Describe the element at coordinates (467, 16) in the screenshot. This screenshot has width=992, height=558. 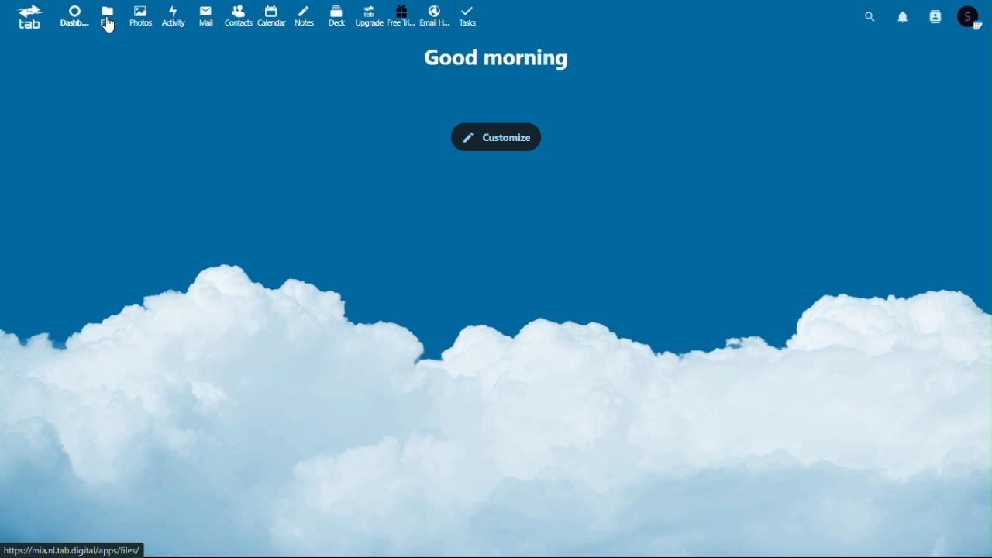
I see `tasks` at that location.